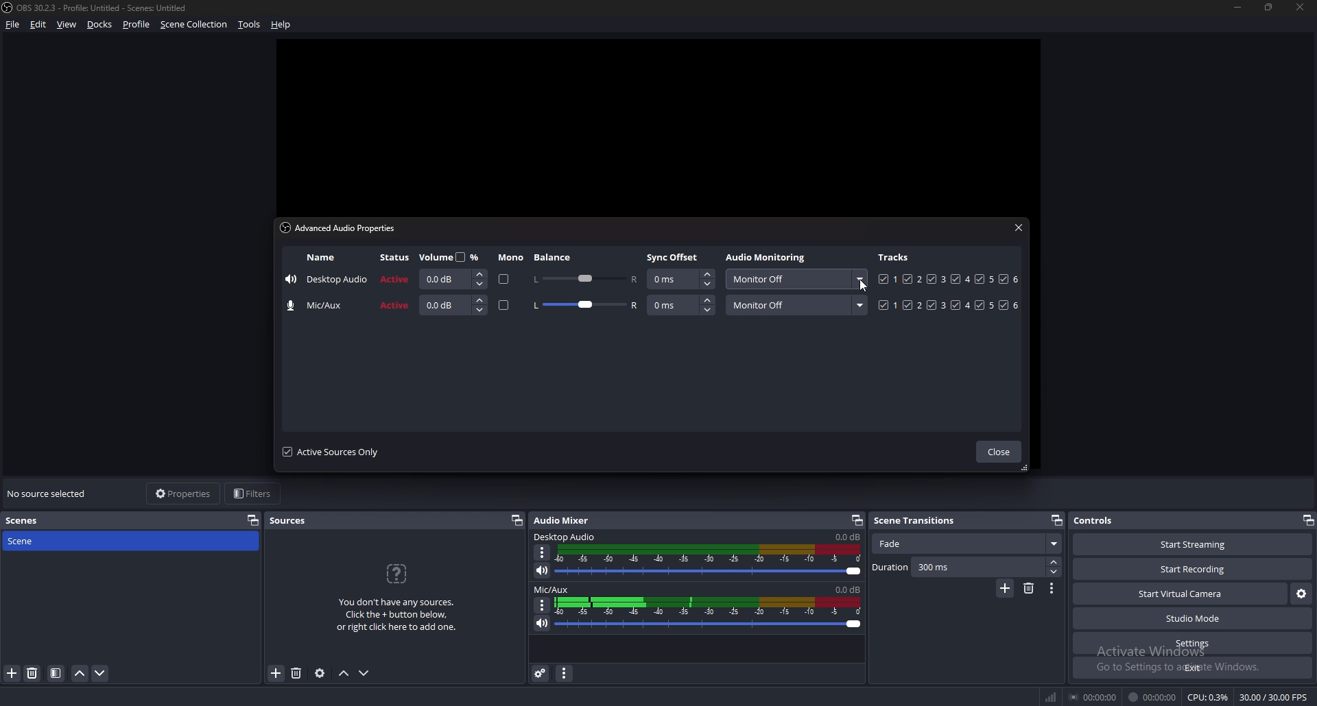 The image size is (1317, 706). What do you see at coordinates (1180, 595) in the screenshot?
I see `start virtual camera` at bounding box center [1180, 595].